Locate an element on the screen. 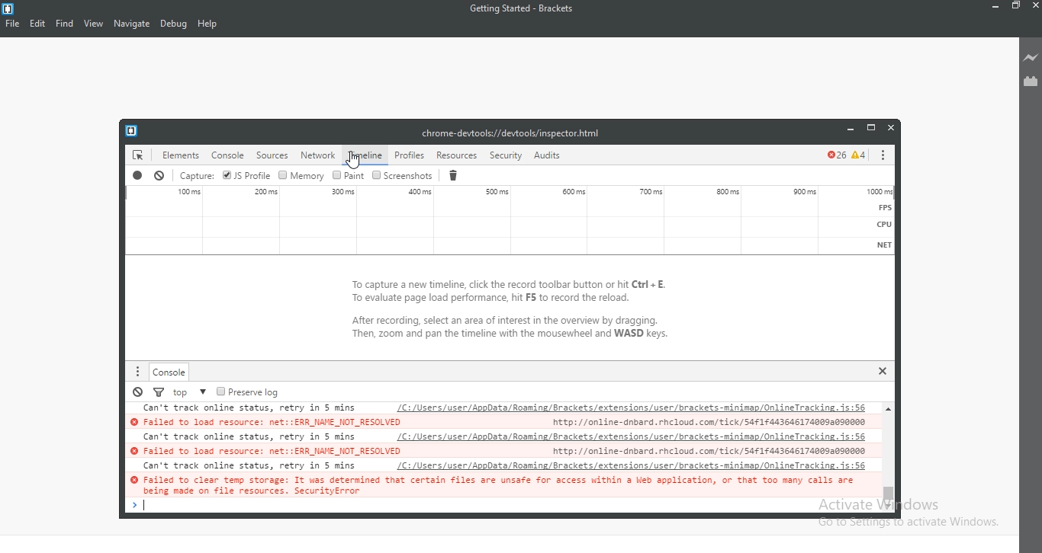 Image resolution: width=1042 pixels, height=553 pixels. File is located at coordinates (14, 24).